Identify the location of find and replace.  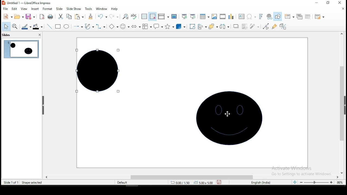
(126, 16).